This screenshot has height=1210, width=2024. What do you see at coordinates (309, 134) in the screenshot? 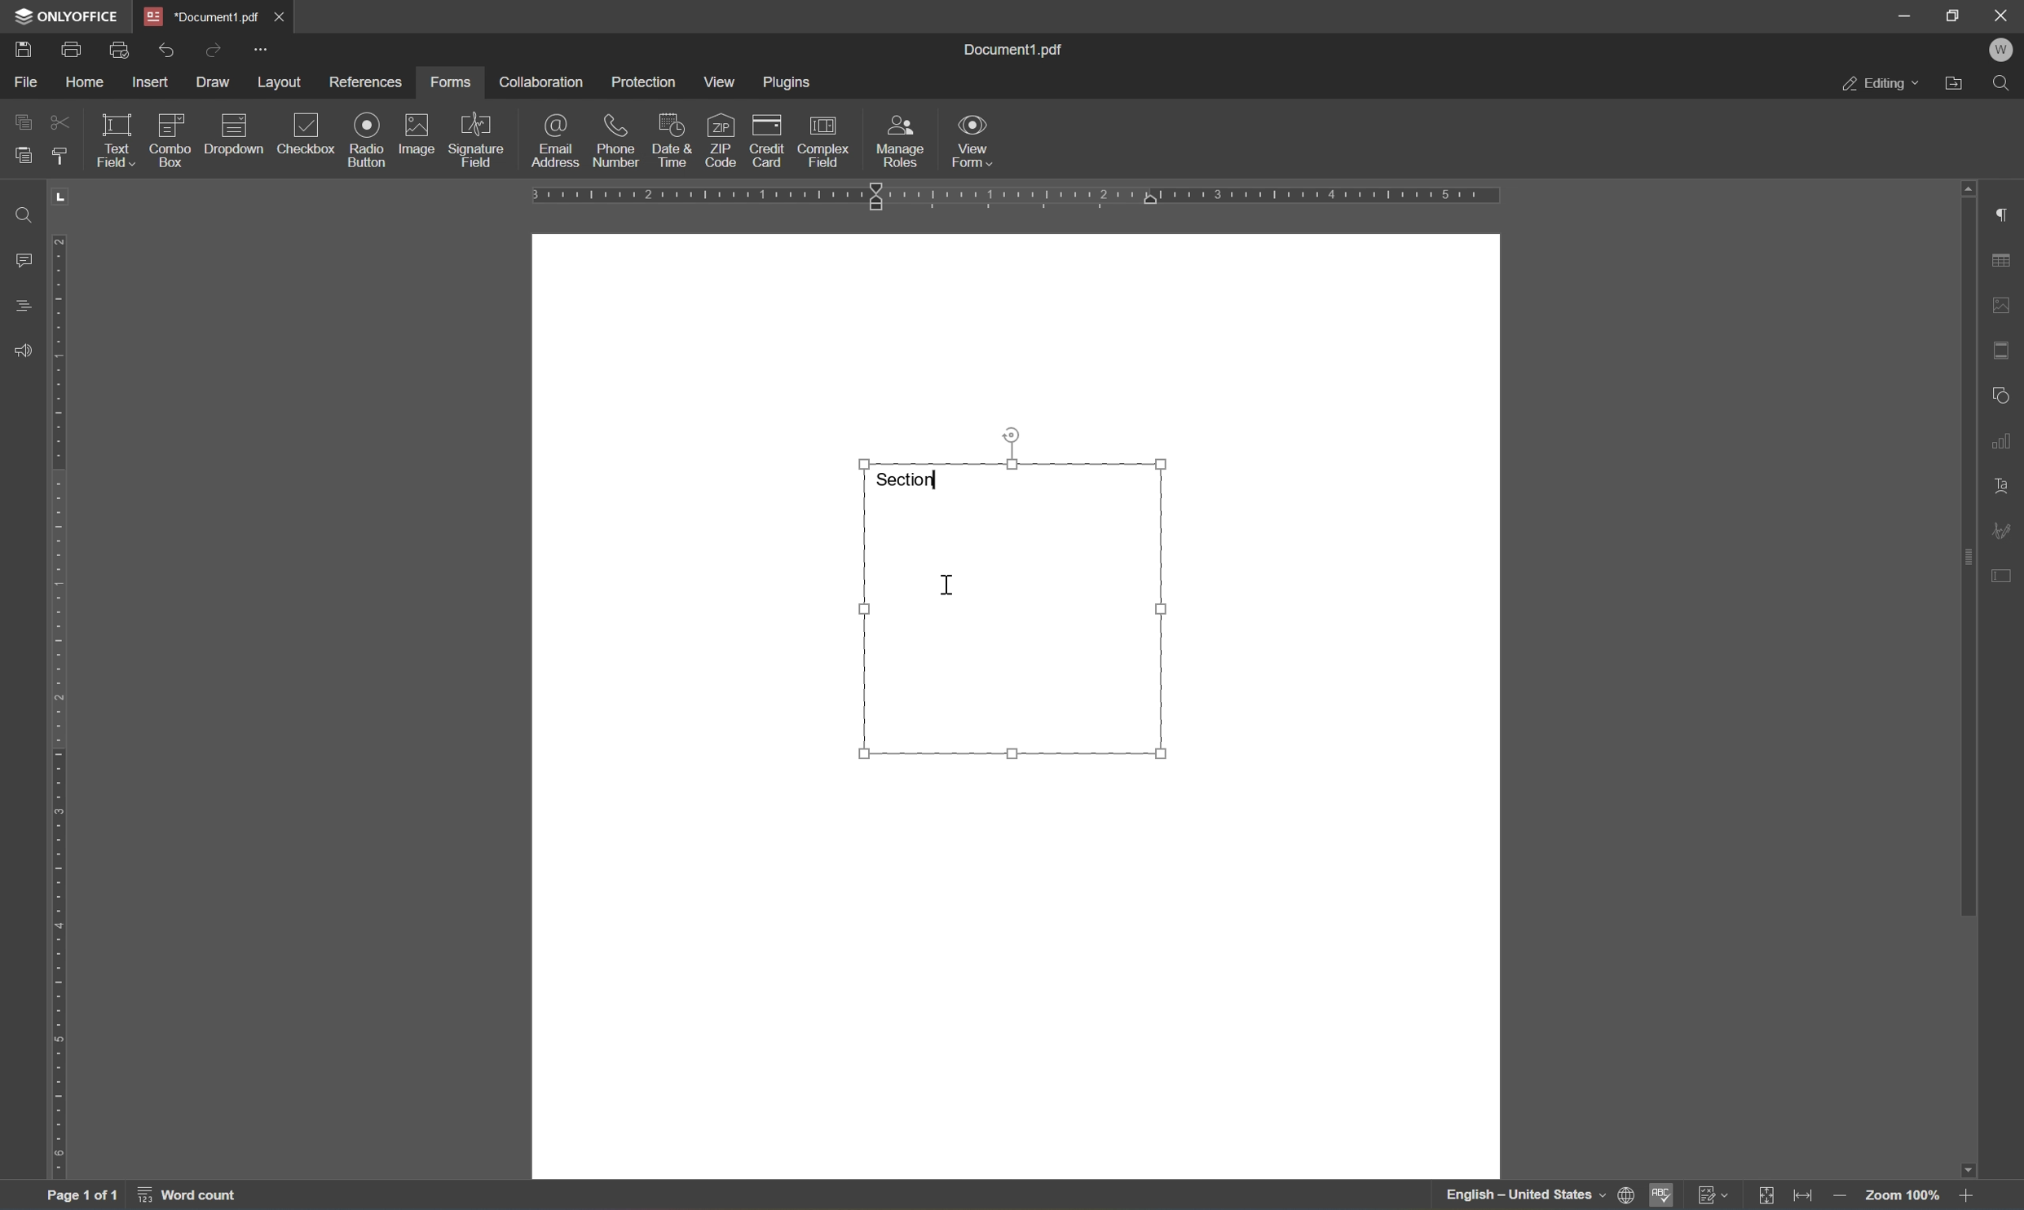
I see `checkbox` at bounding box center [309, 134].